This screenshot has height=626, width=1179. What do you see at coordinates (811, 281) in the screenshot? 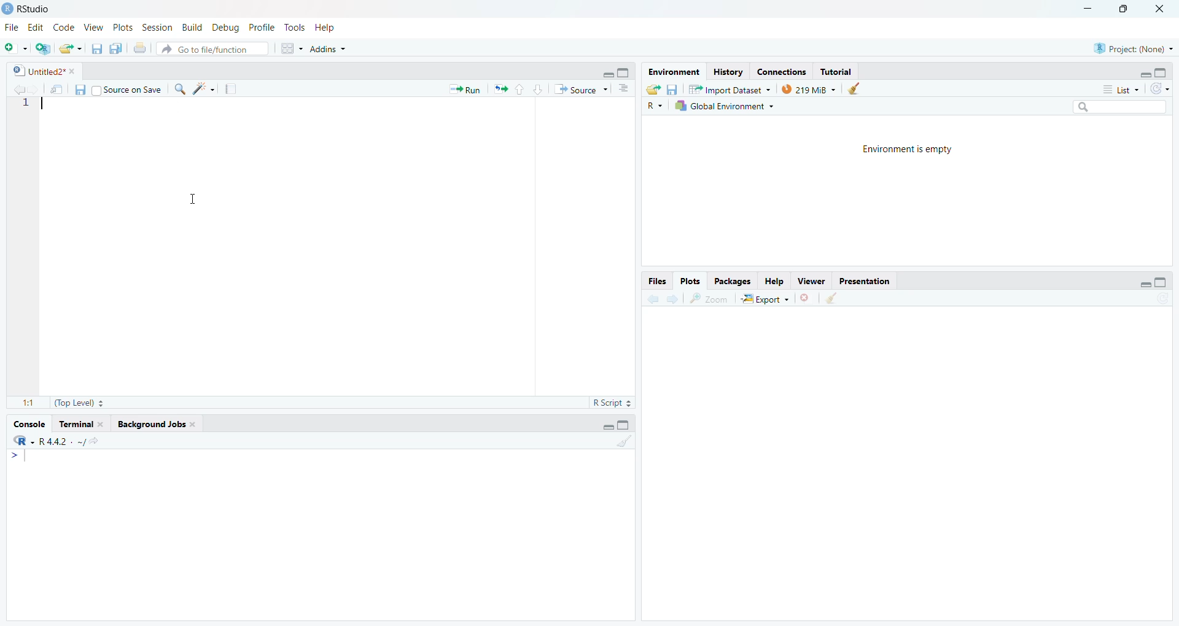
I see `Viewer` at bounding box center [811, 281].